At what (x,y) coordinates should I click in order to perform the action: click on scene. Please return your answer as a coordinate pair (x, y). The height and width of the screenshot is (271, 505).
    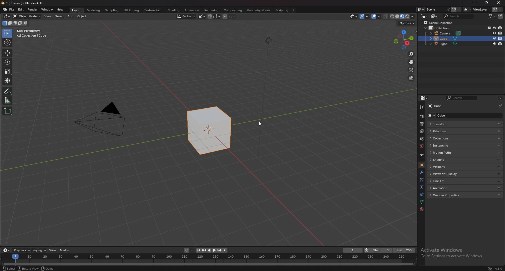
    Looking at the image, I should click on (438, 9).